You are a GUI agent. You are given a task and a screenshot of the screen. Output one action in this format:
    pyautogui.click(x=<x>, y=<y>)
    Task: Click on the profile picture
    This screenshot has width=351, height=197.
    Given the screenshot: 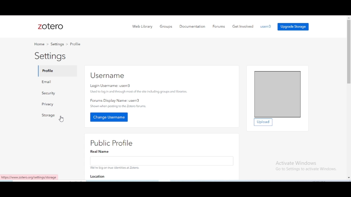 What is the action you would take?
    pyautogui.click(x=277, y=94)
    